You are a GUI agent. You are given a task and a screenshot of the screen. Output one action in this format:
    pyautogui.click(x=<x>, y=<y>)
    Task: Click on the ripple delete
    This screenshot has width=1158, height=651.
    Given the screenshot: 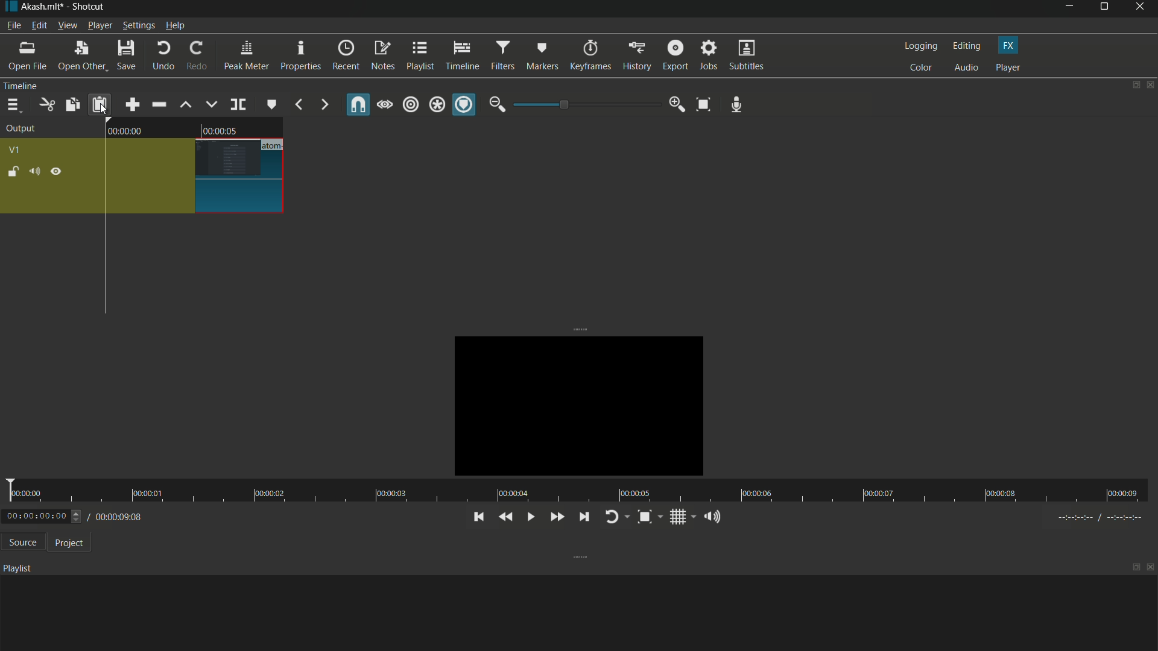 What is the action you would take?
    pyautogui.click(x=158, y=104)
    